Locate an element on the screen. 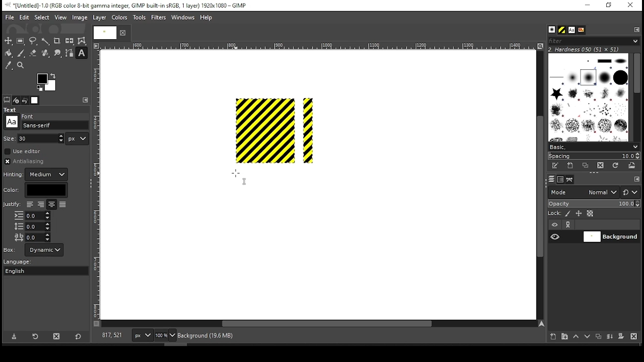   is located at coordinates (12, 205).